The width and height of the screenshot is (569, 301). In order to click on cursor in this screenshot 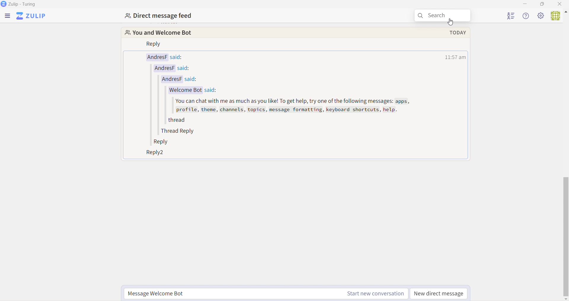, I will do `click(452, 23)`.